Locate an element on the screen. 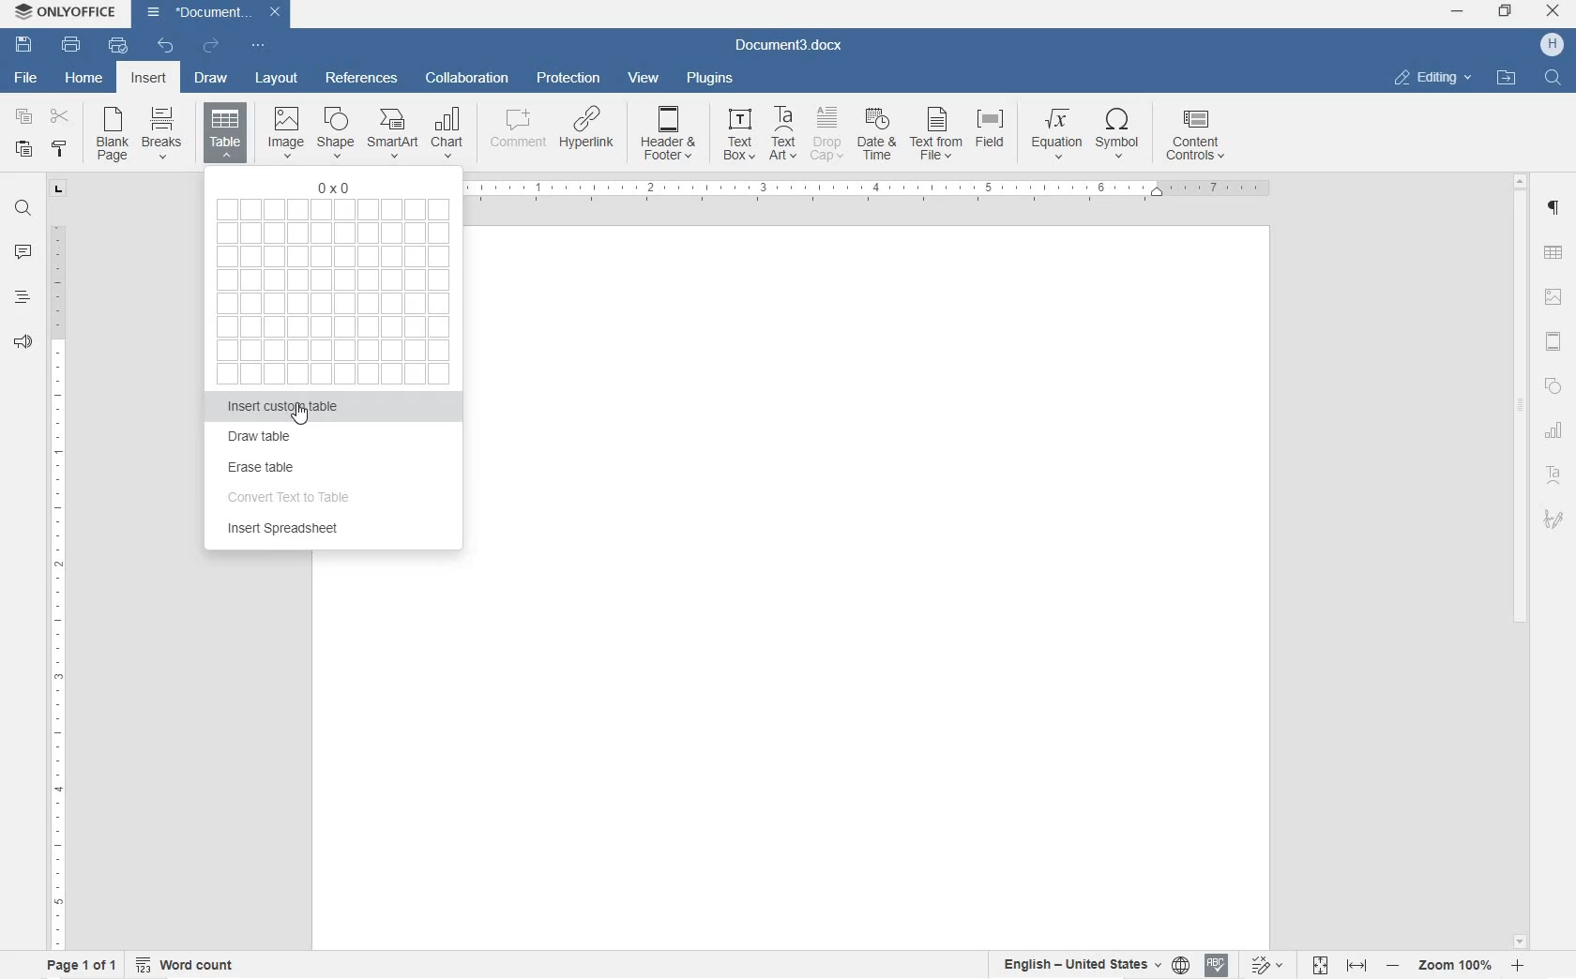  TAB is located at coordinates (58, 188).